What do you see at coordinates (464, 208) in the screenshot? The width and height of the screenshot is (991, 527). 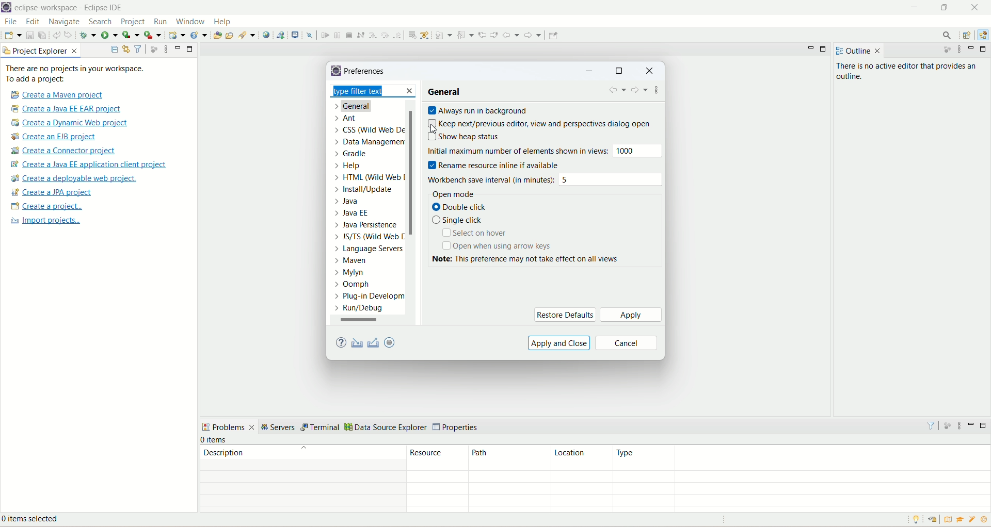 I see `double click` at bounding box center [464, 208].